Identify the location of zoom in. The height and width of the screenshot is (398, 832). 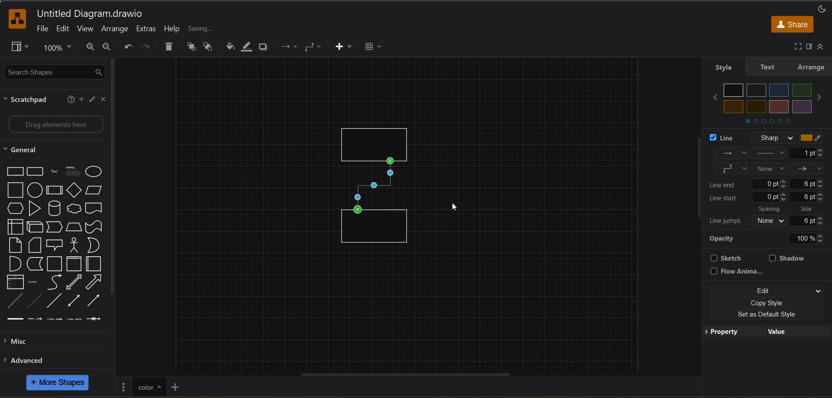
(91, 48).